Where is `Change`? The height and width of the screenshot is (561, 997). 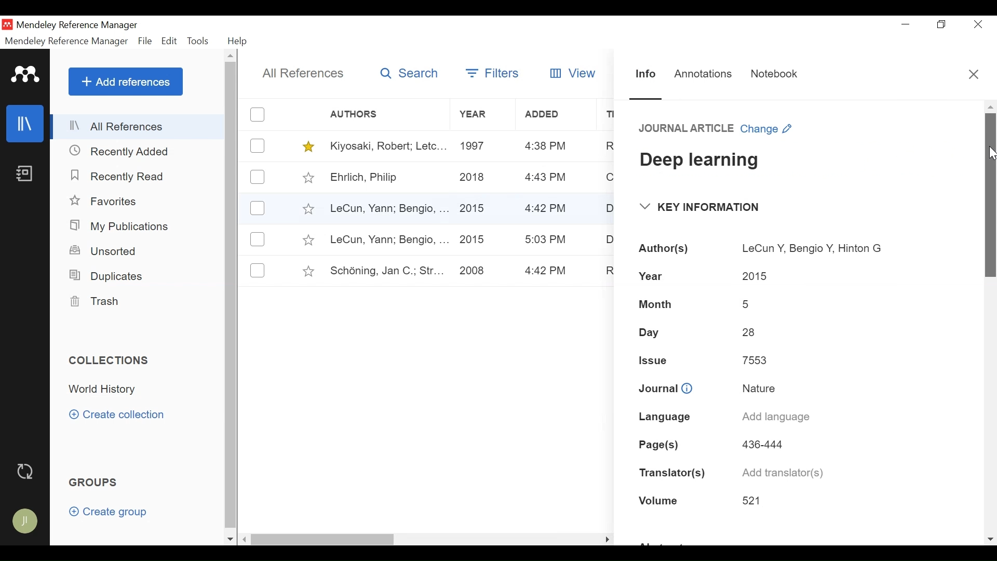 Change is located at coordinates (769, 130).